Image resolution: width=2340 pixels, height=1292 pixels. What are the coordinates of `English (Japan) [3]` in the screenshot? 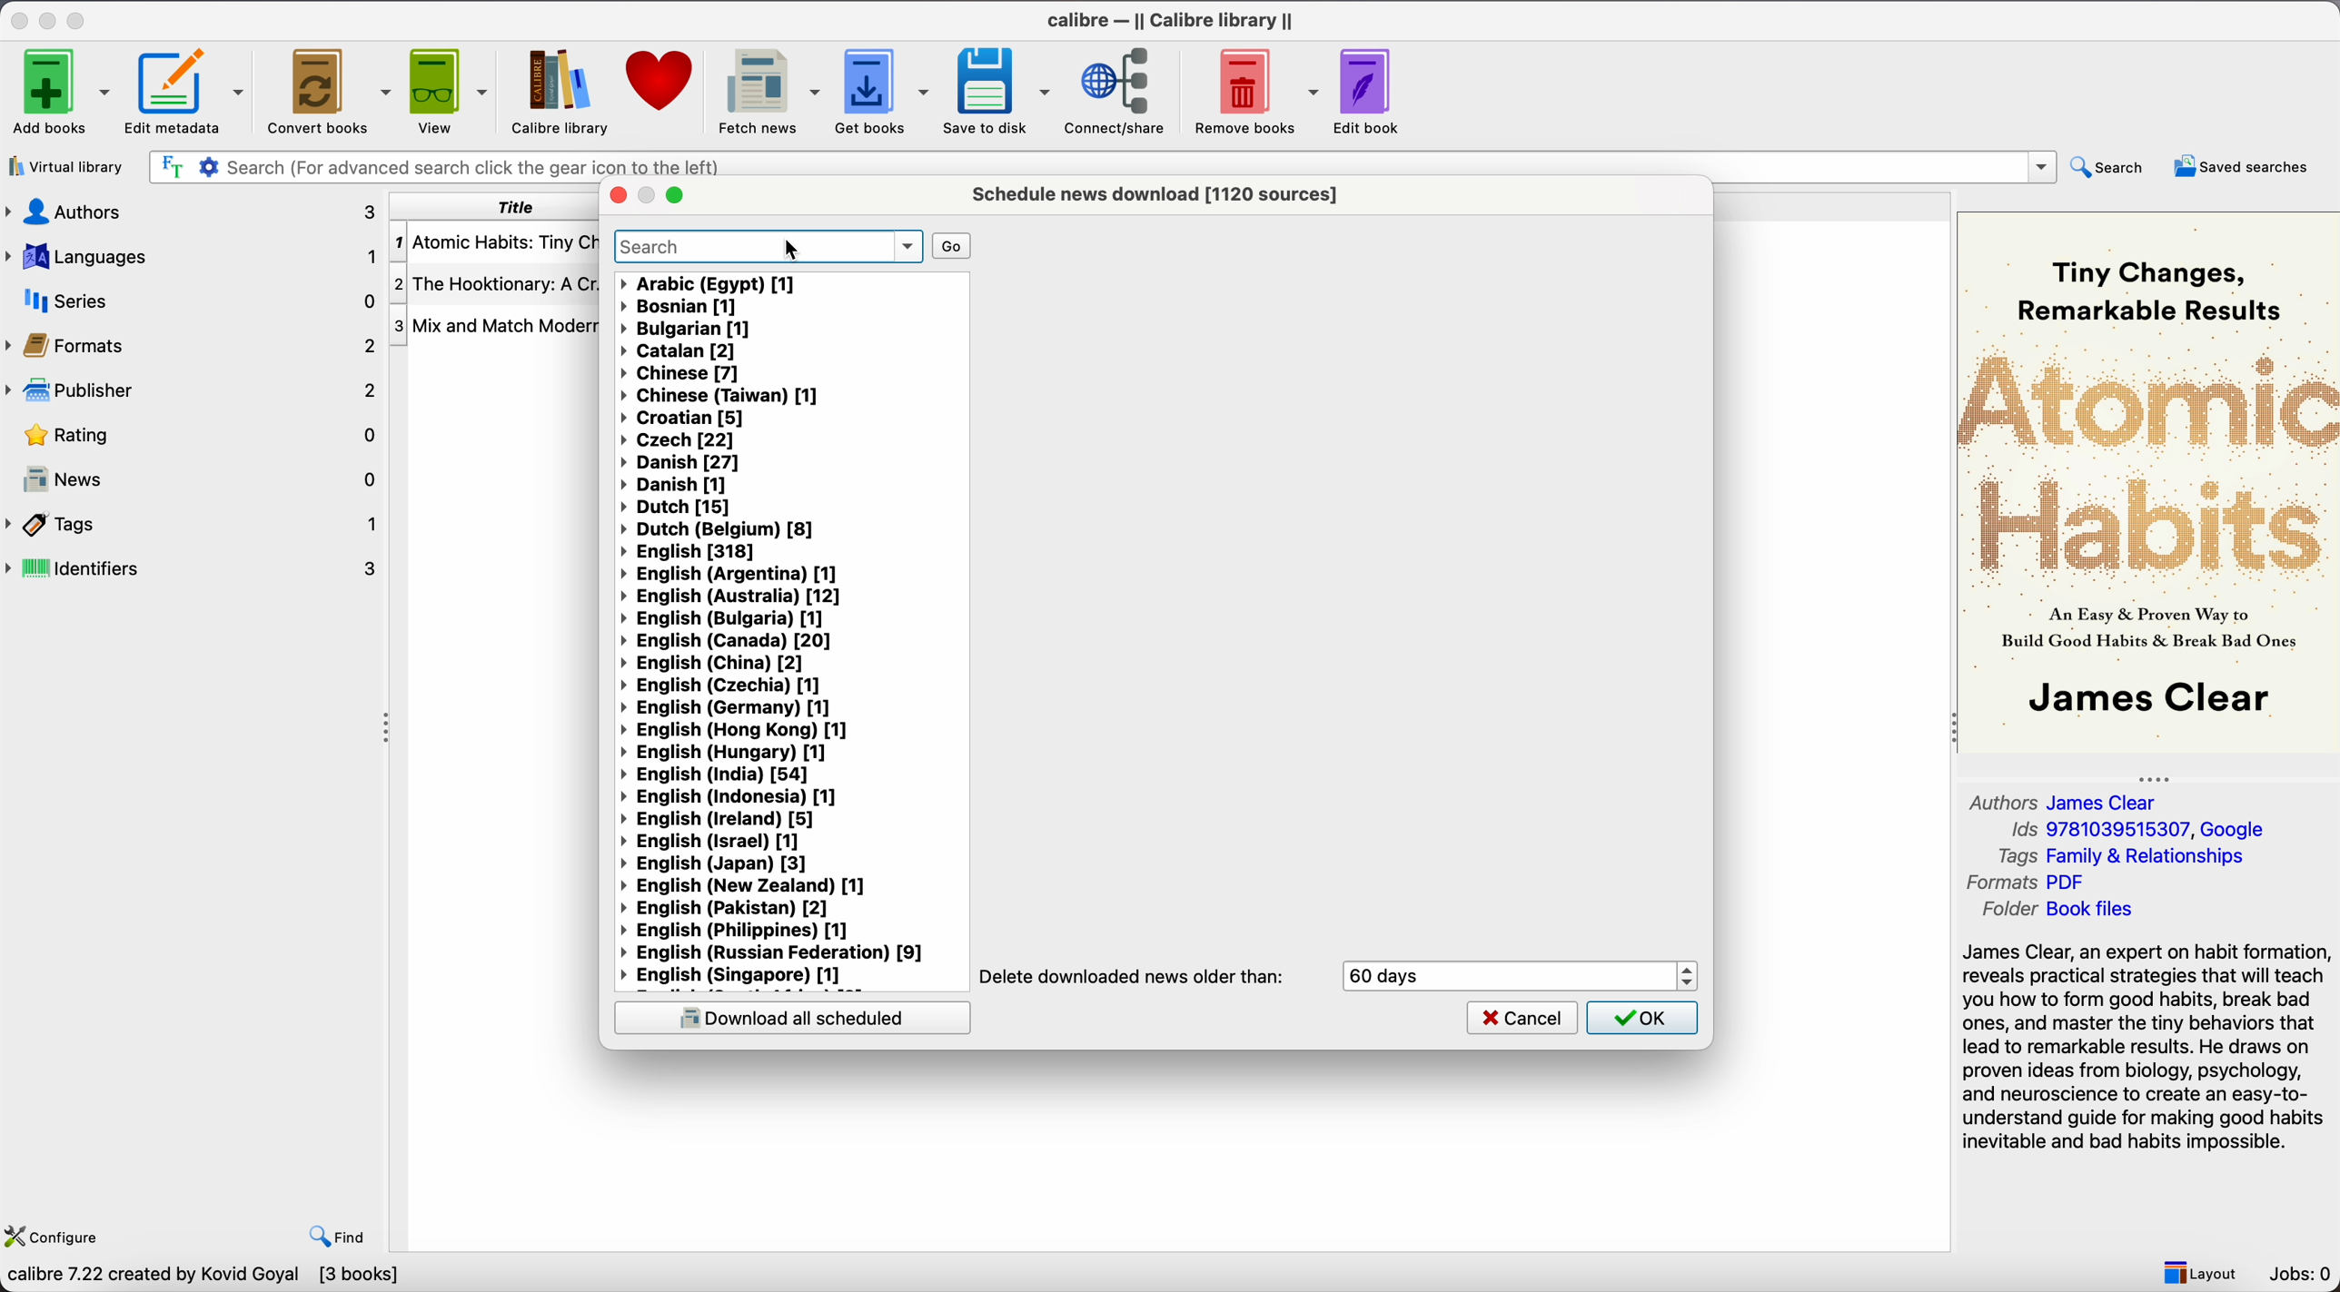 It's located at (715, 865).